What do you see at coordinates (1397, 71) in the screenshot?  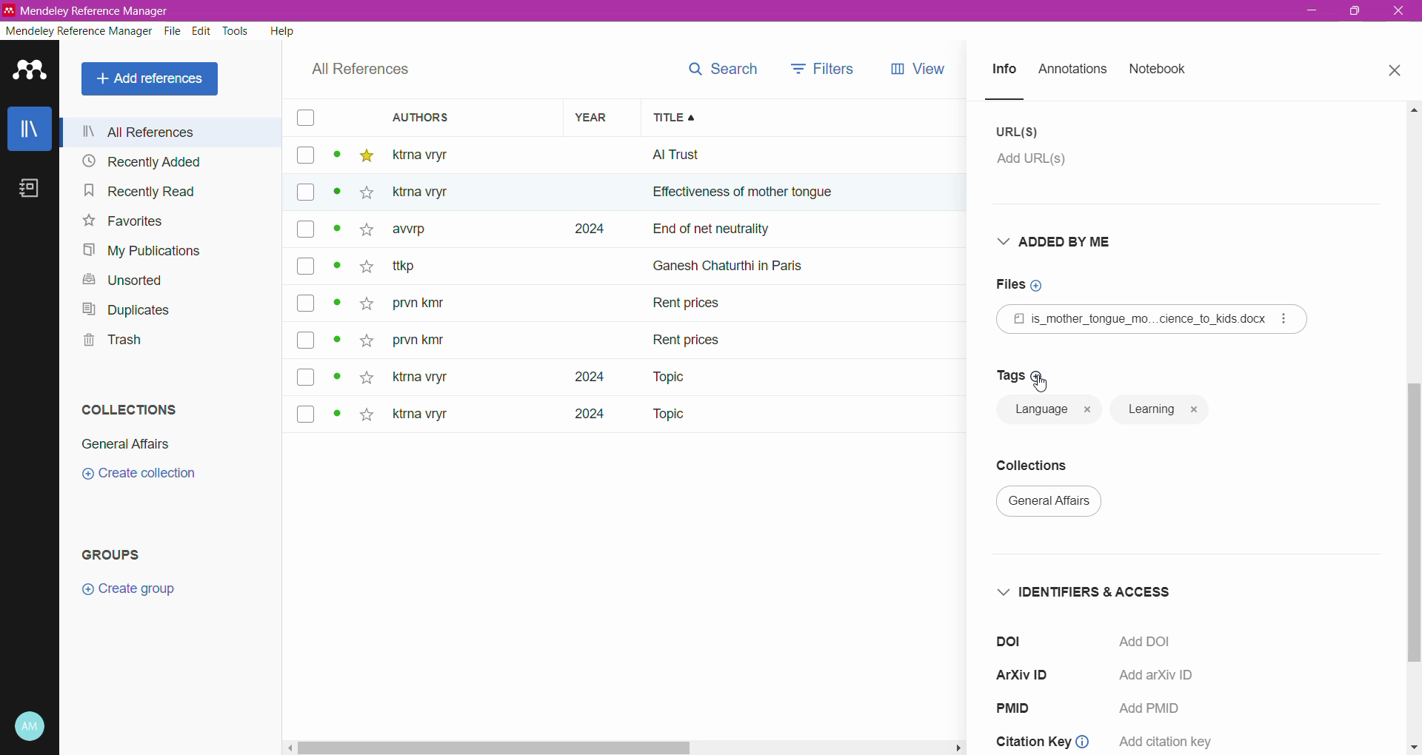 I see `Close Tab` at bounding box center [1397, 71].